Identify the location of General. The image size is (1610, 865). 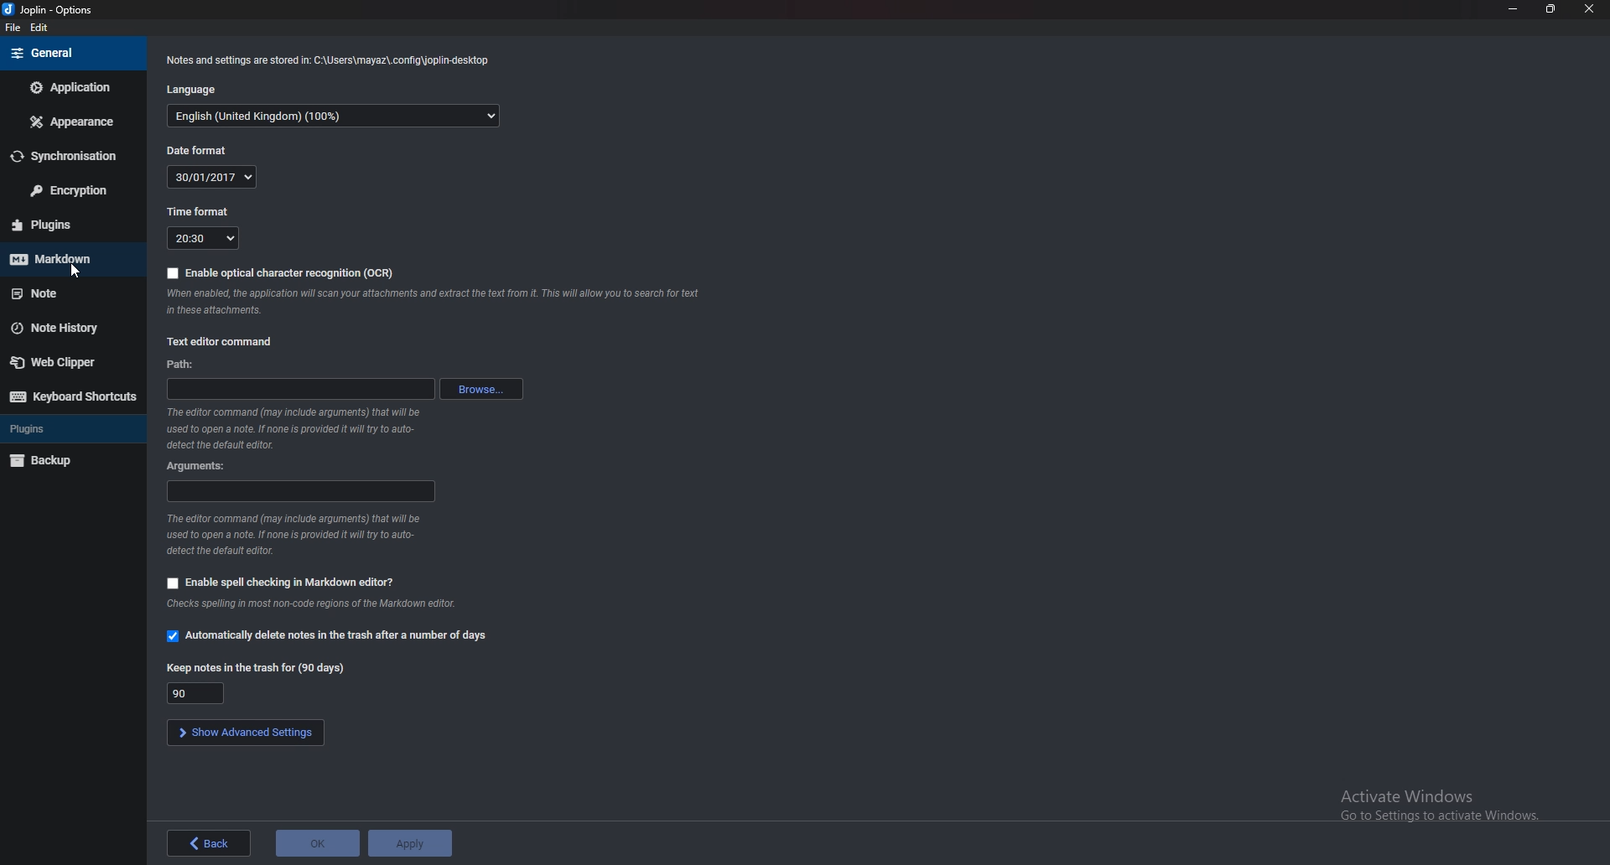
(72, 54).